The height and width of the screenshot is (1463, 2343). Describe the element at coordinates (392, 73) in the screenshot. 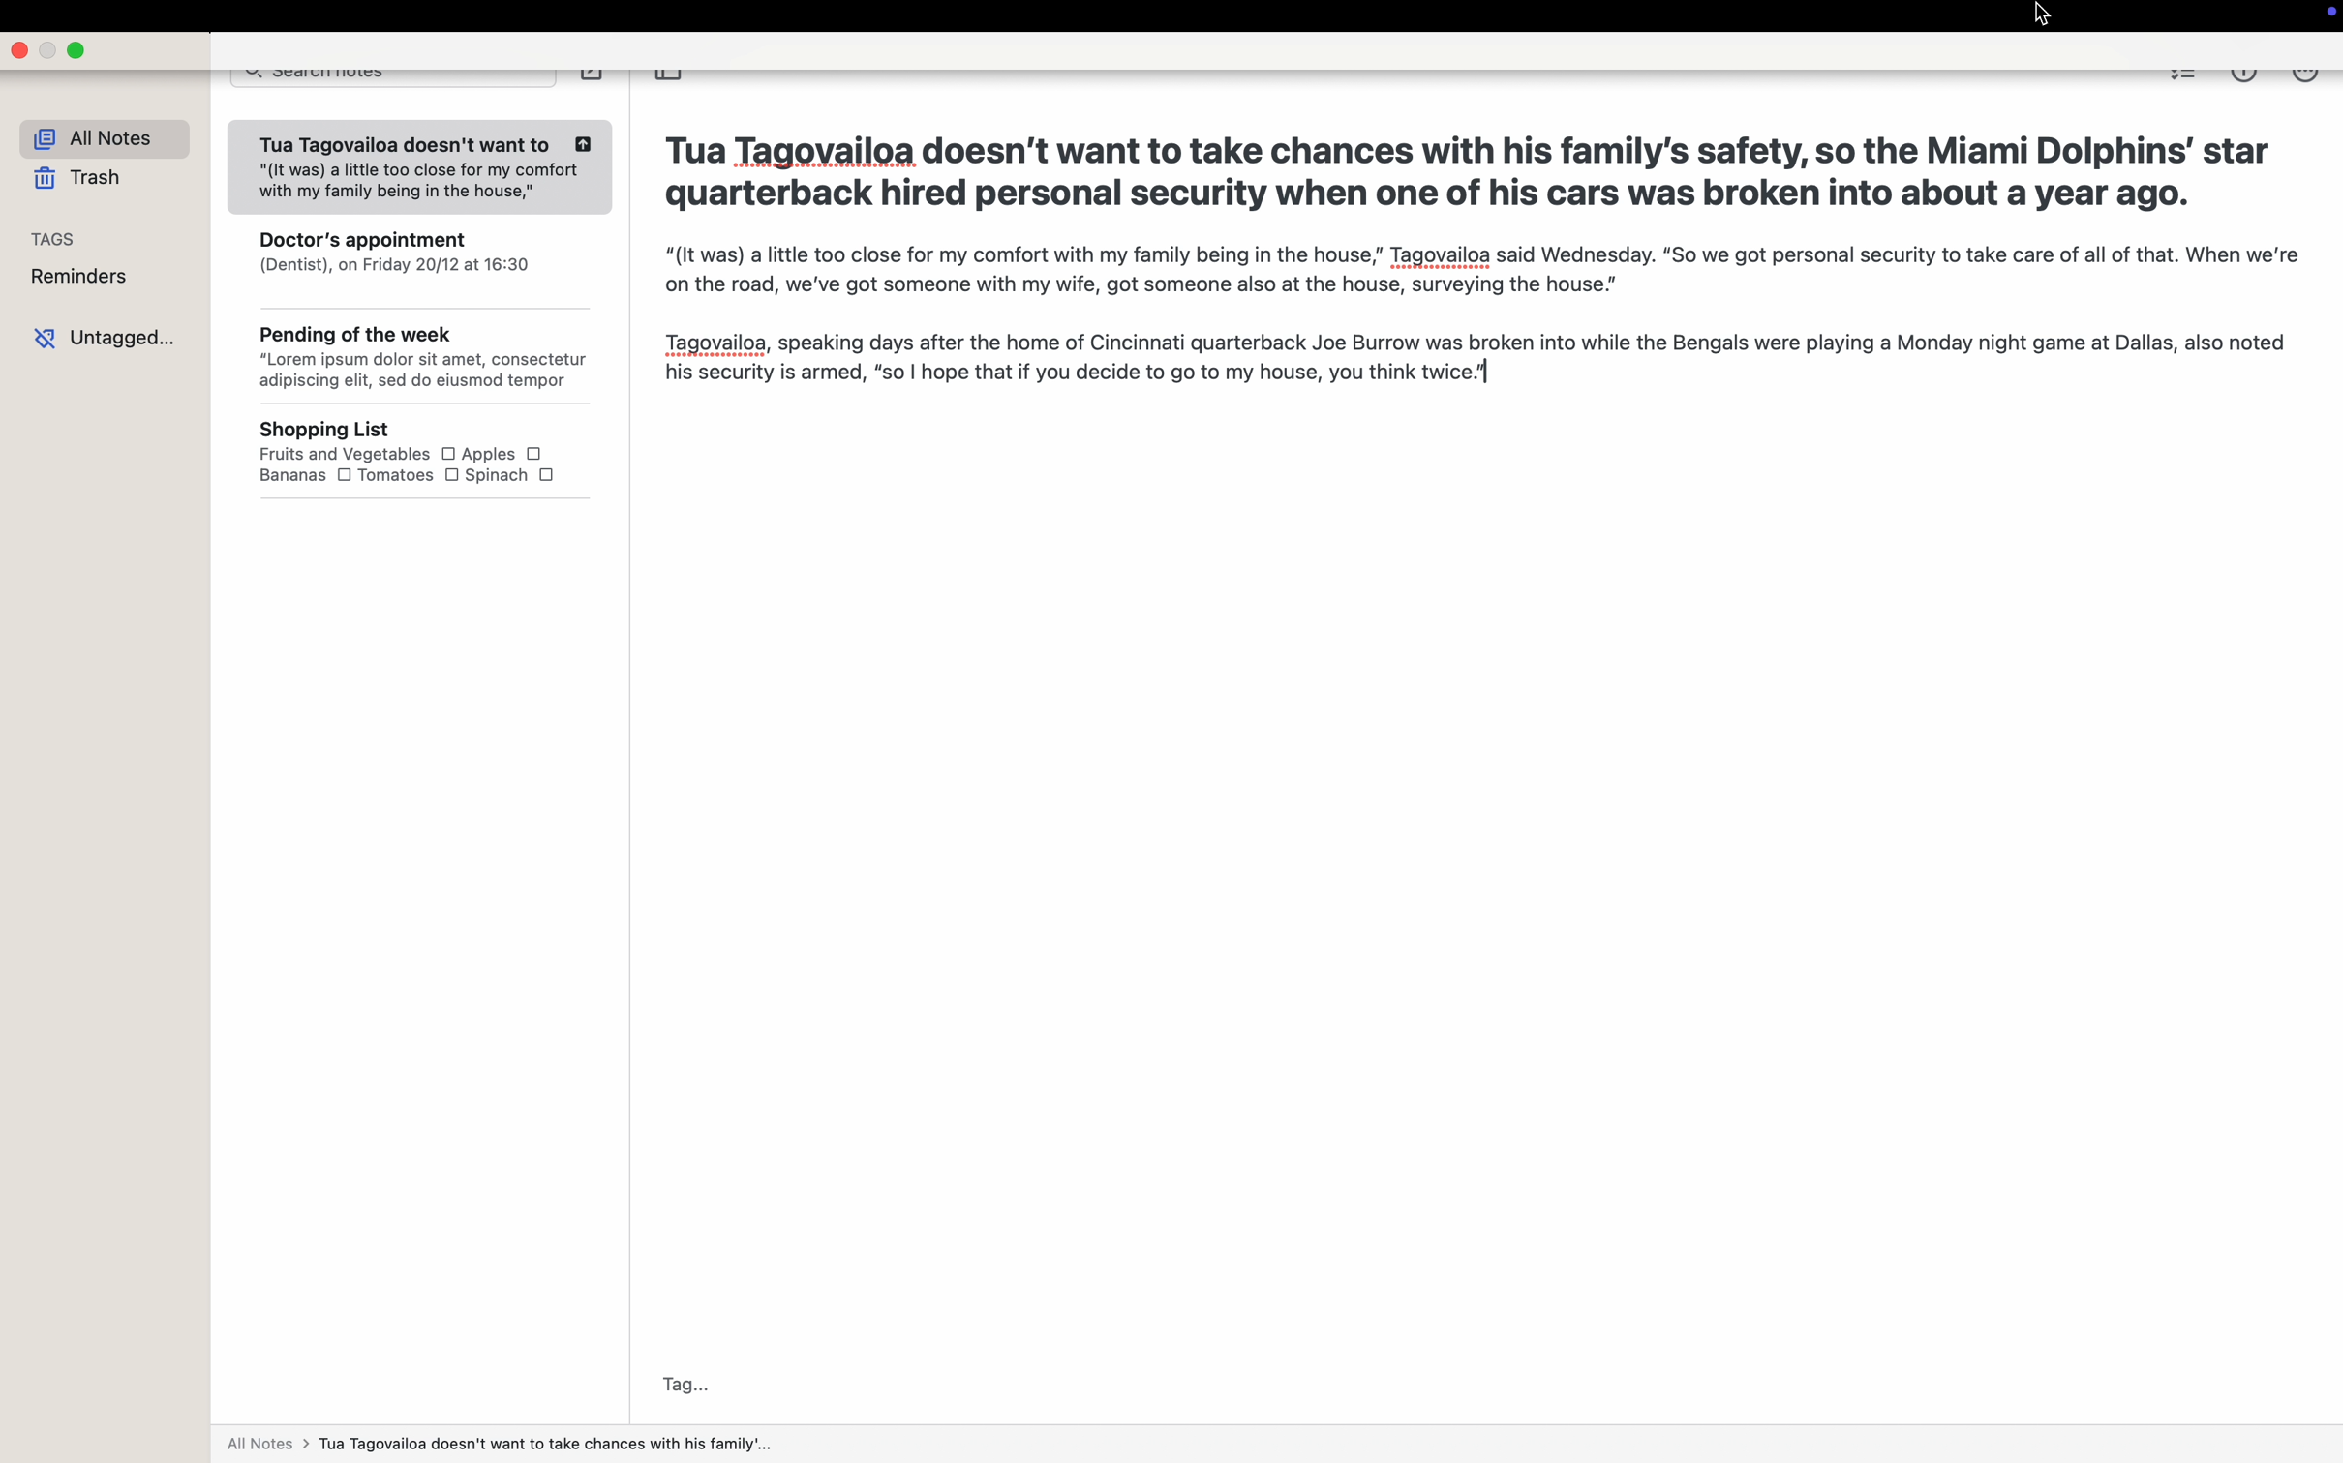

I see `search notes` at that location.